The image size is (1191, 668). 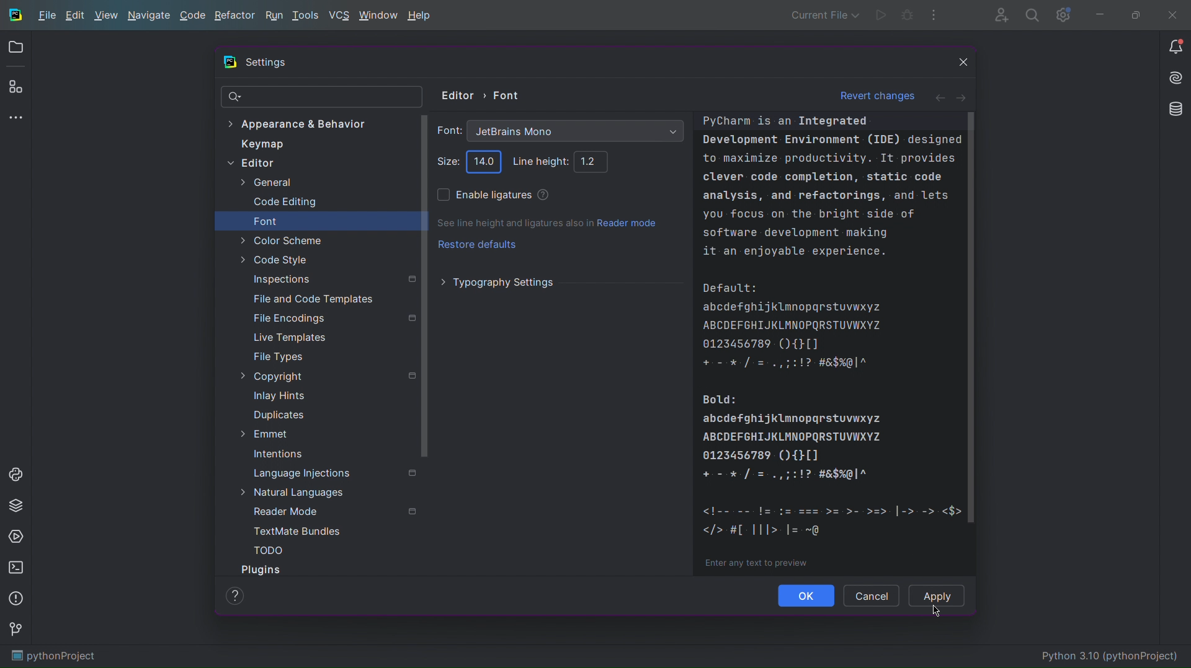 I want to click on Inspections, so click(x=332, y=277).